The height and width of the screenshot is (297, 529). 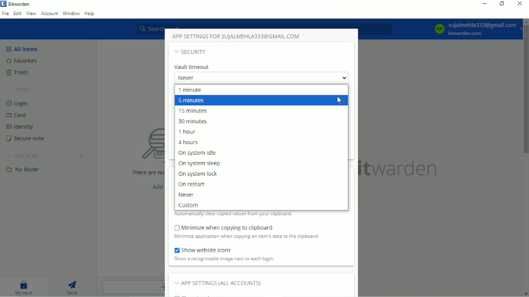 I want to click on Window, so click(x=71, y=13).